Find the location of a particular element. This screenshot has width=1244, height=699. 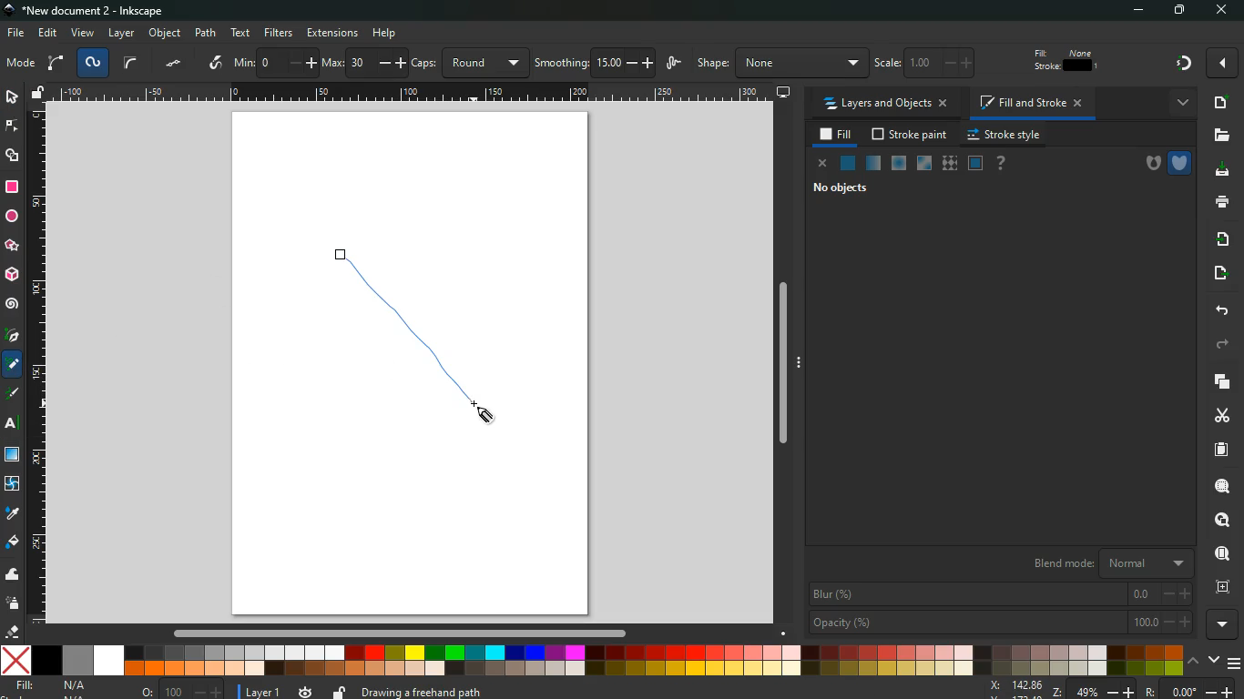

maximize is located at coordinates (1175, 10).